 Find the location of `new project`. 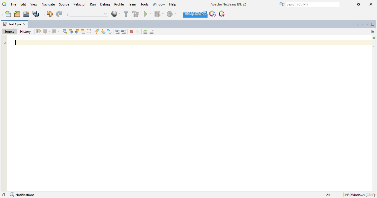

new project is located at coordinates (17, 14).